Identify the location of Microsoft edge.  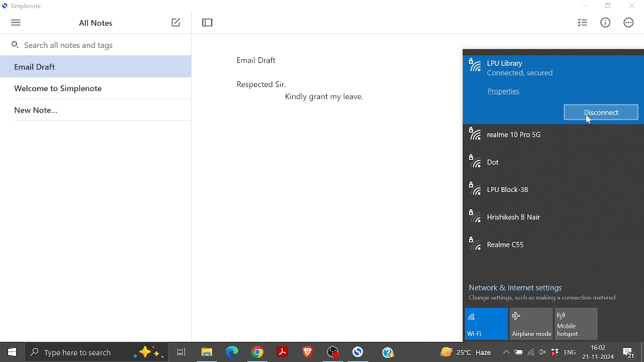
(232, 352).